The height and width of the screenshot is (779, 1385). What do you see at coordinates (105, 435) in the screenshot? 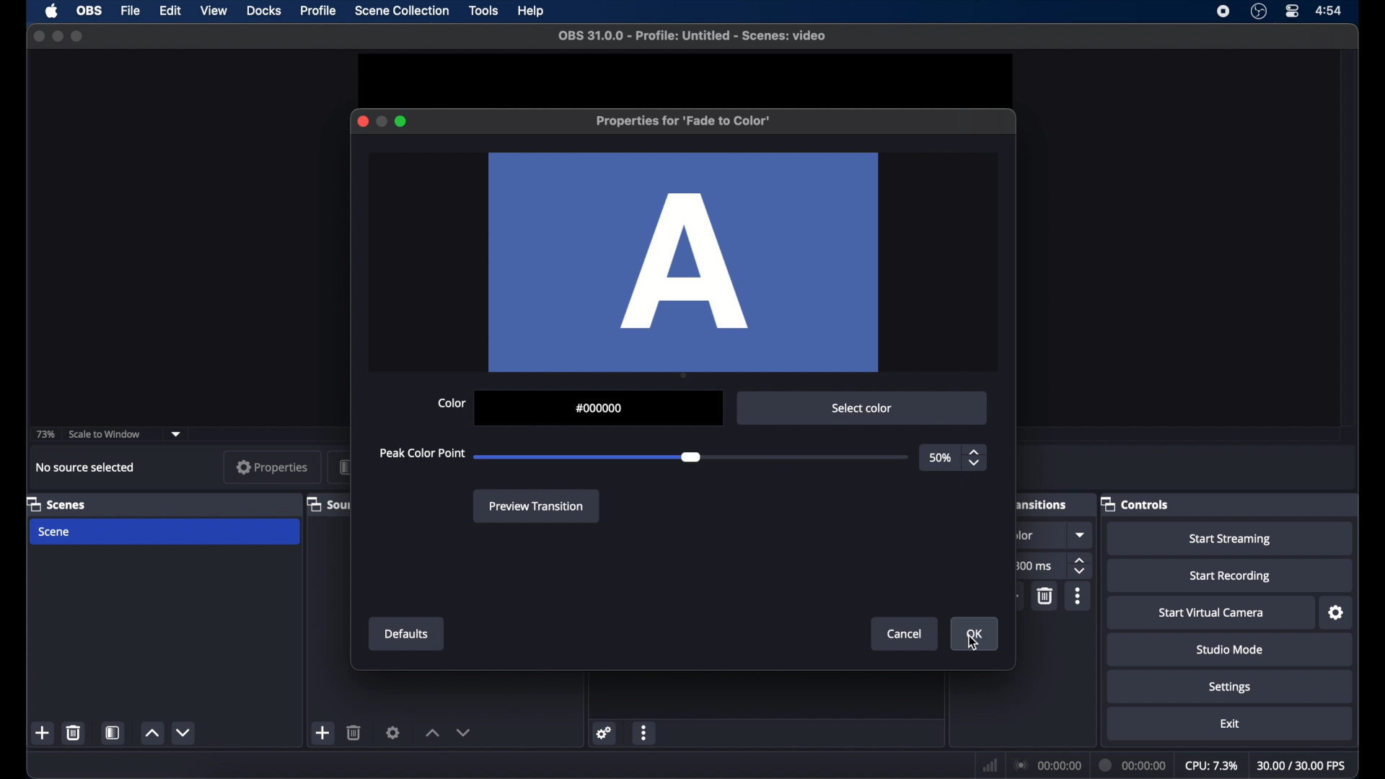
I see `scale to window` at bounding box center [105, 435].